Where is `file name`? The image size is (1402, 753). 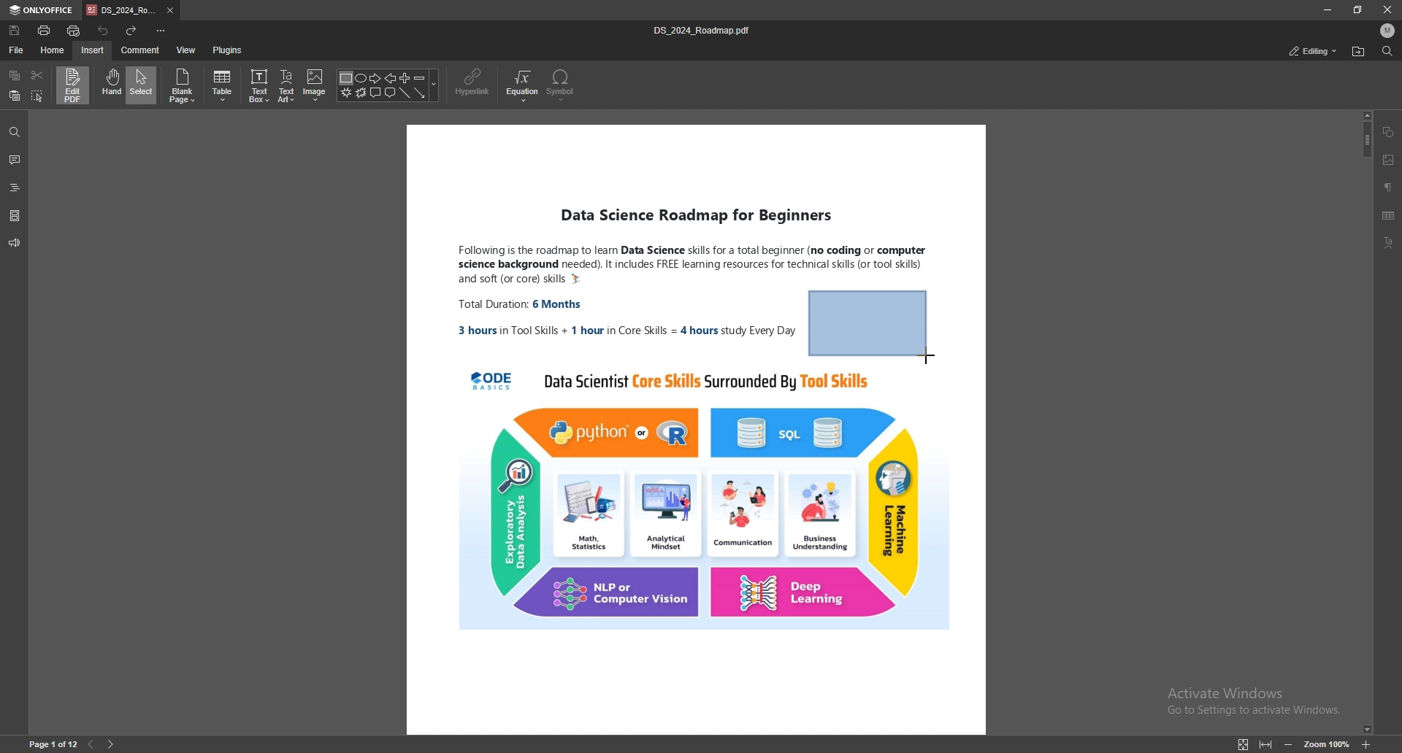
file name is located at coordinates (705, 30).